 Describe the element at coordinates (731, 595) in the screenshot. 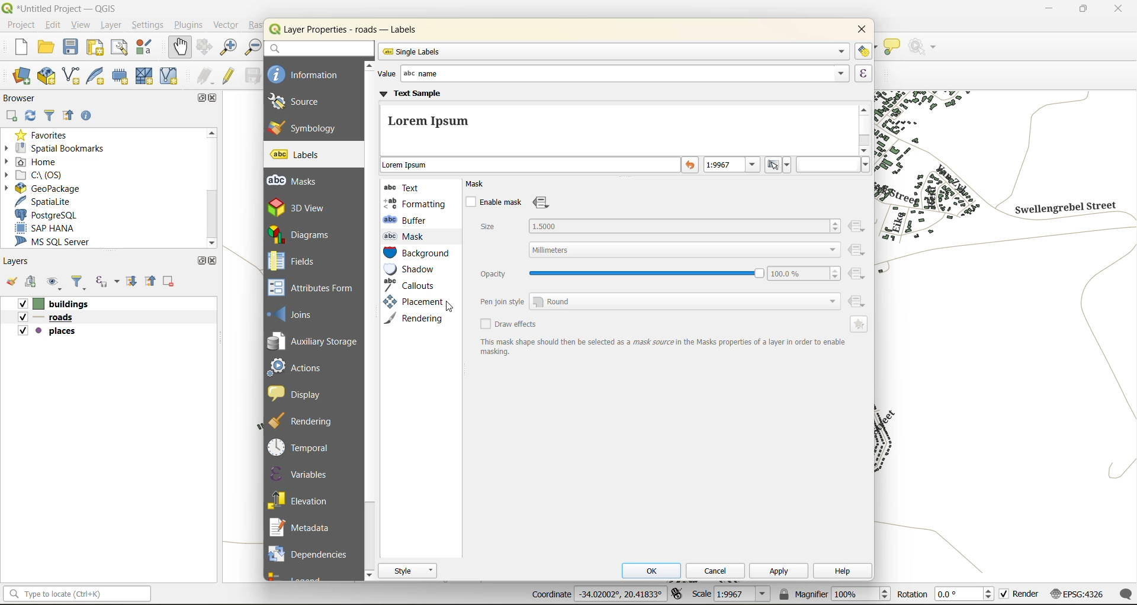

I see `scale` at that location.